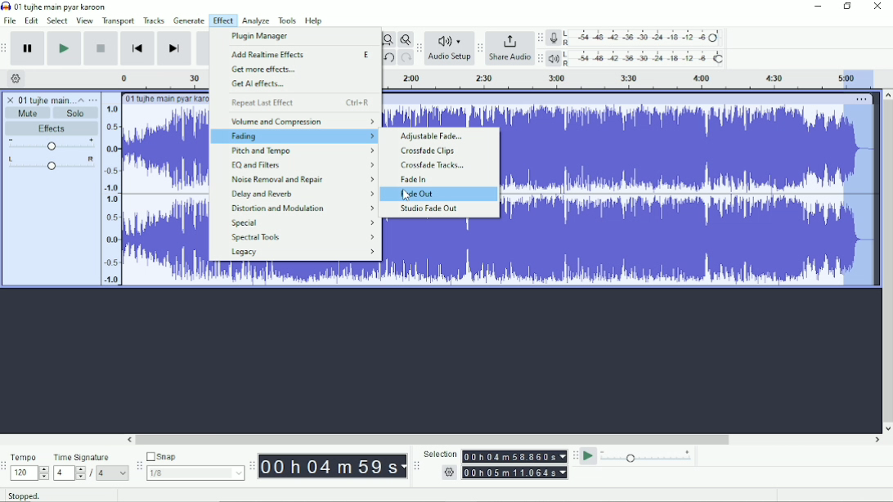 The width and height of the screenshot is (893, 502). I want to click on Vertical scrollbar, so click(887, 262).